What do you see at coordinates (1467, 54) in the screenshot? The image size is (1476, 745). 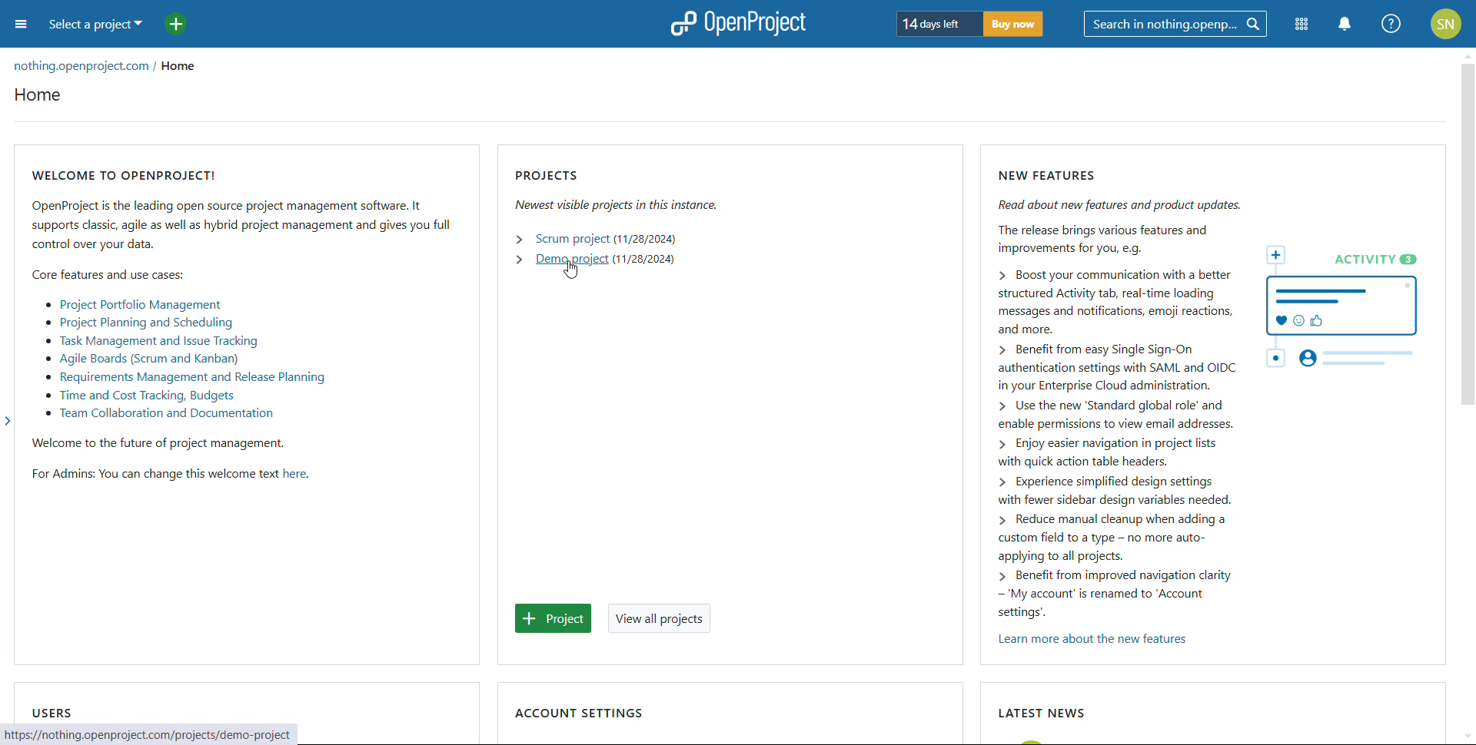 I see `scroll up` at bounding box center [1467, 54].